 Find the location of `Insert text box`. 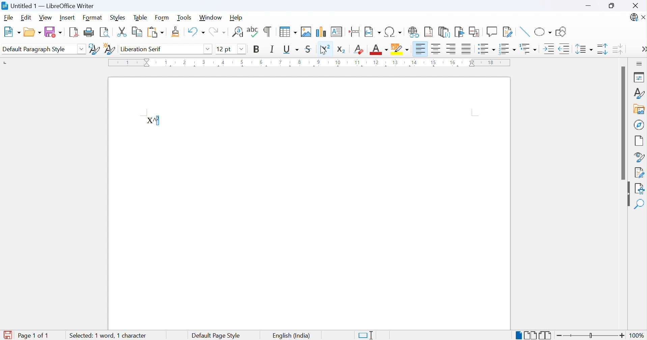

Insert text box is located at coordinates (337, 32).